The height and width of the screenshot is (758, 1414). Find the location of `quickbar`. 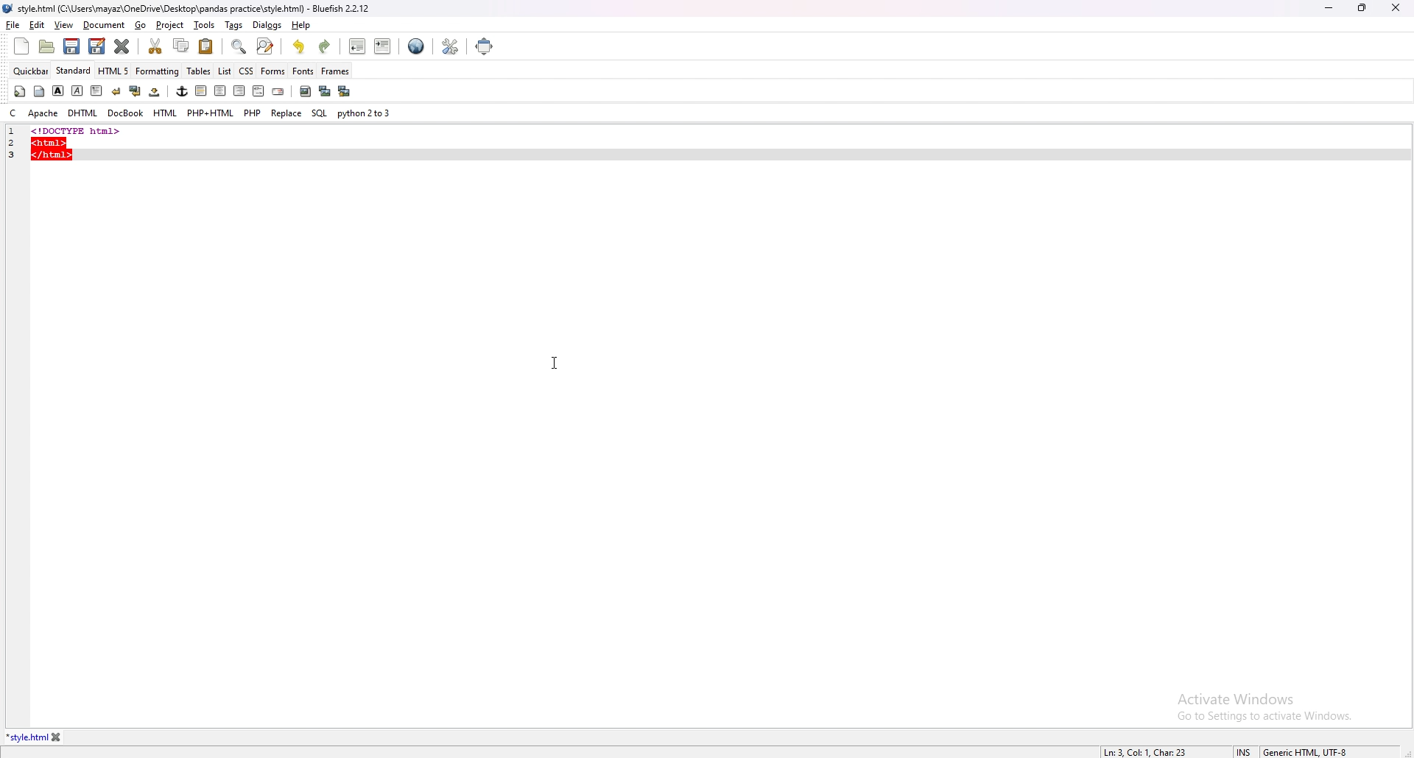

quickbar is located at coordinates (32, 71).